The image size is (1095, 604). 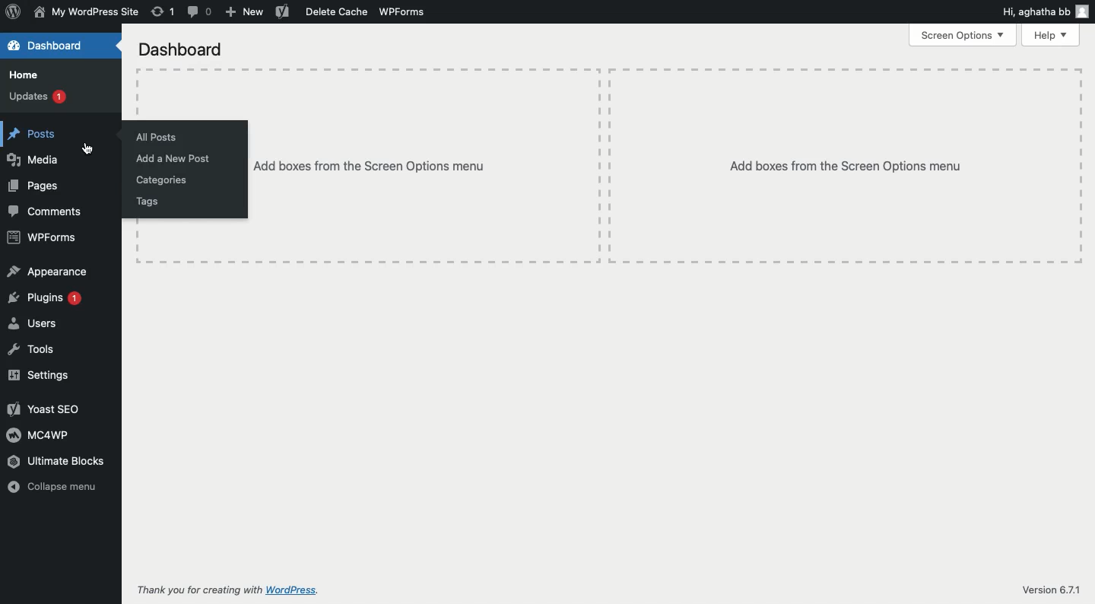 What do you see at coordinates (243, 12) in the screenshot?
I see `New` at bounding box center [243, 12].